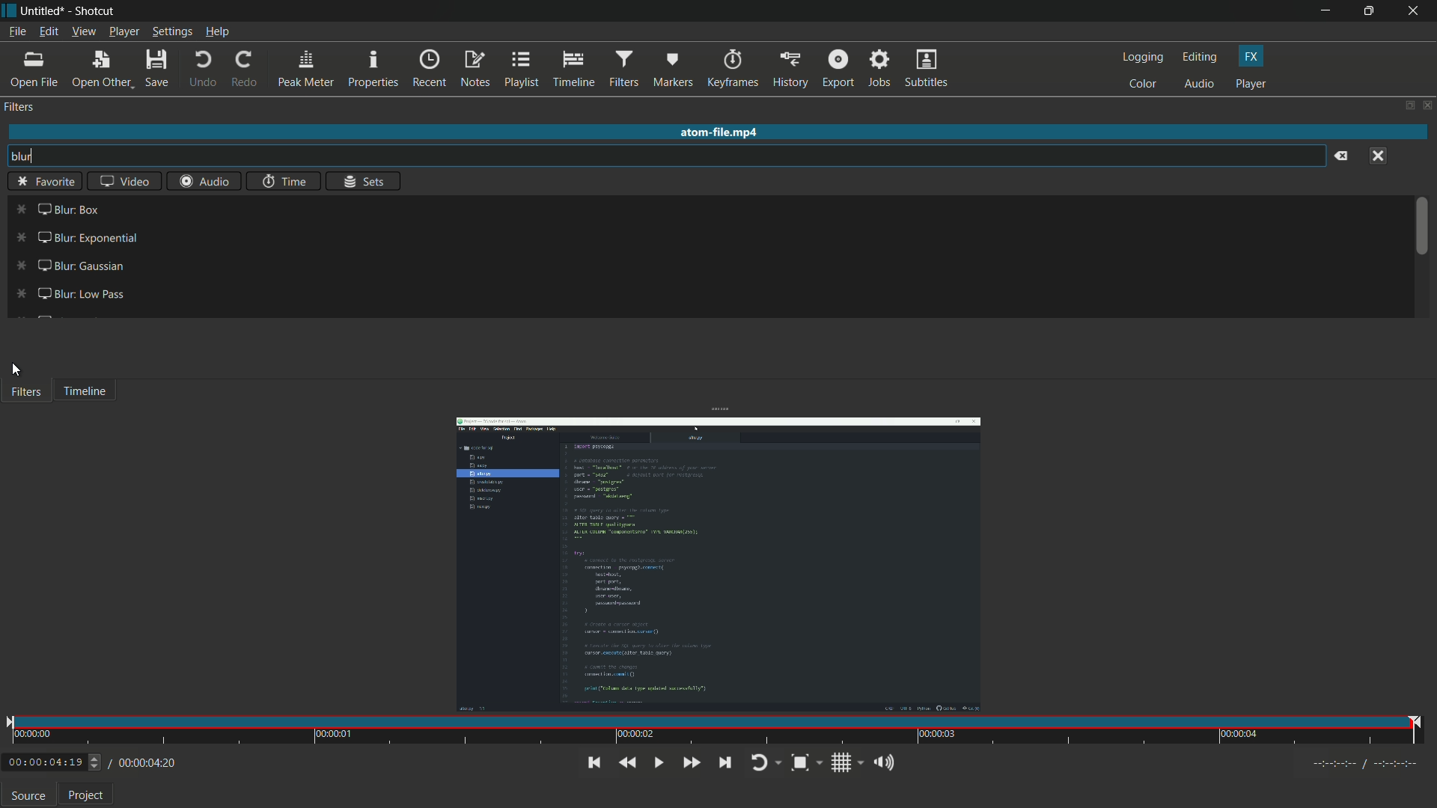 The height and width of the screenshot is (808, 1437). Describe the element at coordinates (836, 70) in the screenshot. I see `export` at that location.